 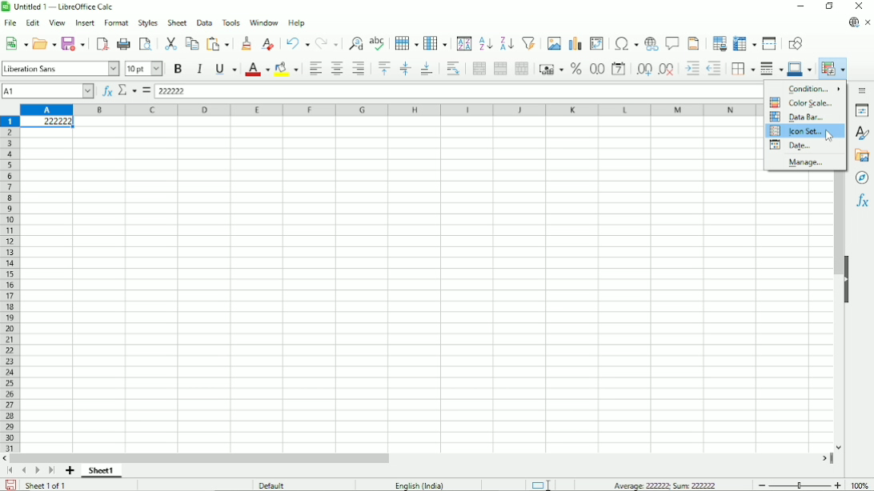 I want to click on Zoom in, so click(x=837, y=485).